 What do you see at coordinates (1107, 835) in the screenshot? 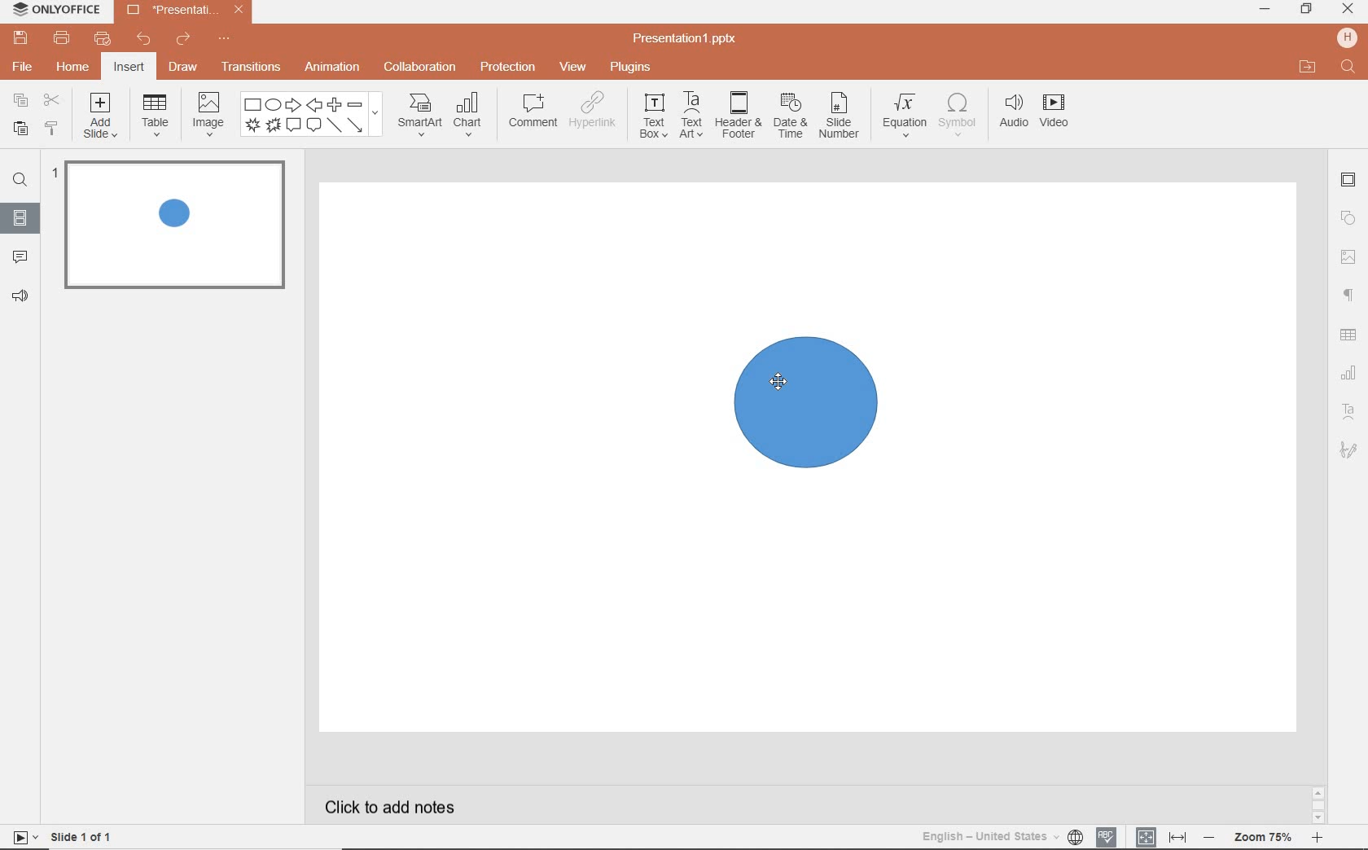
I see `spell checking` at bounding box center [1107, 835].